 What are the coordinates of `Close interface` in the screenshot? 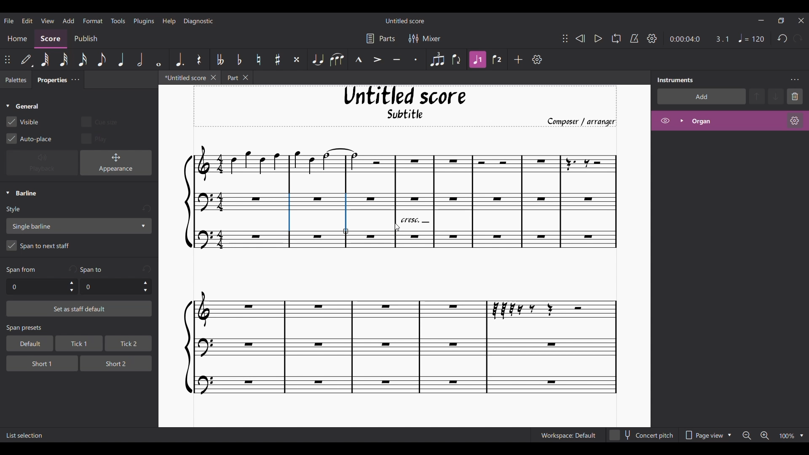 It's located at (801, 21).